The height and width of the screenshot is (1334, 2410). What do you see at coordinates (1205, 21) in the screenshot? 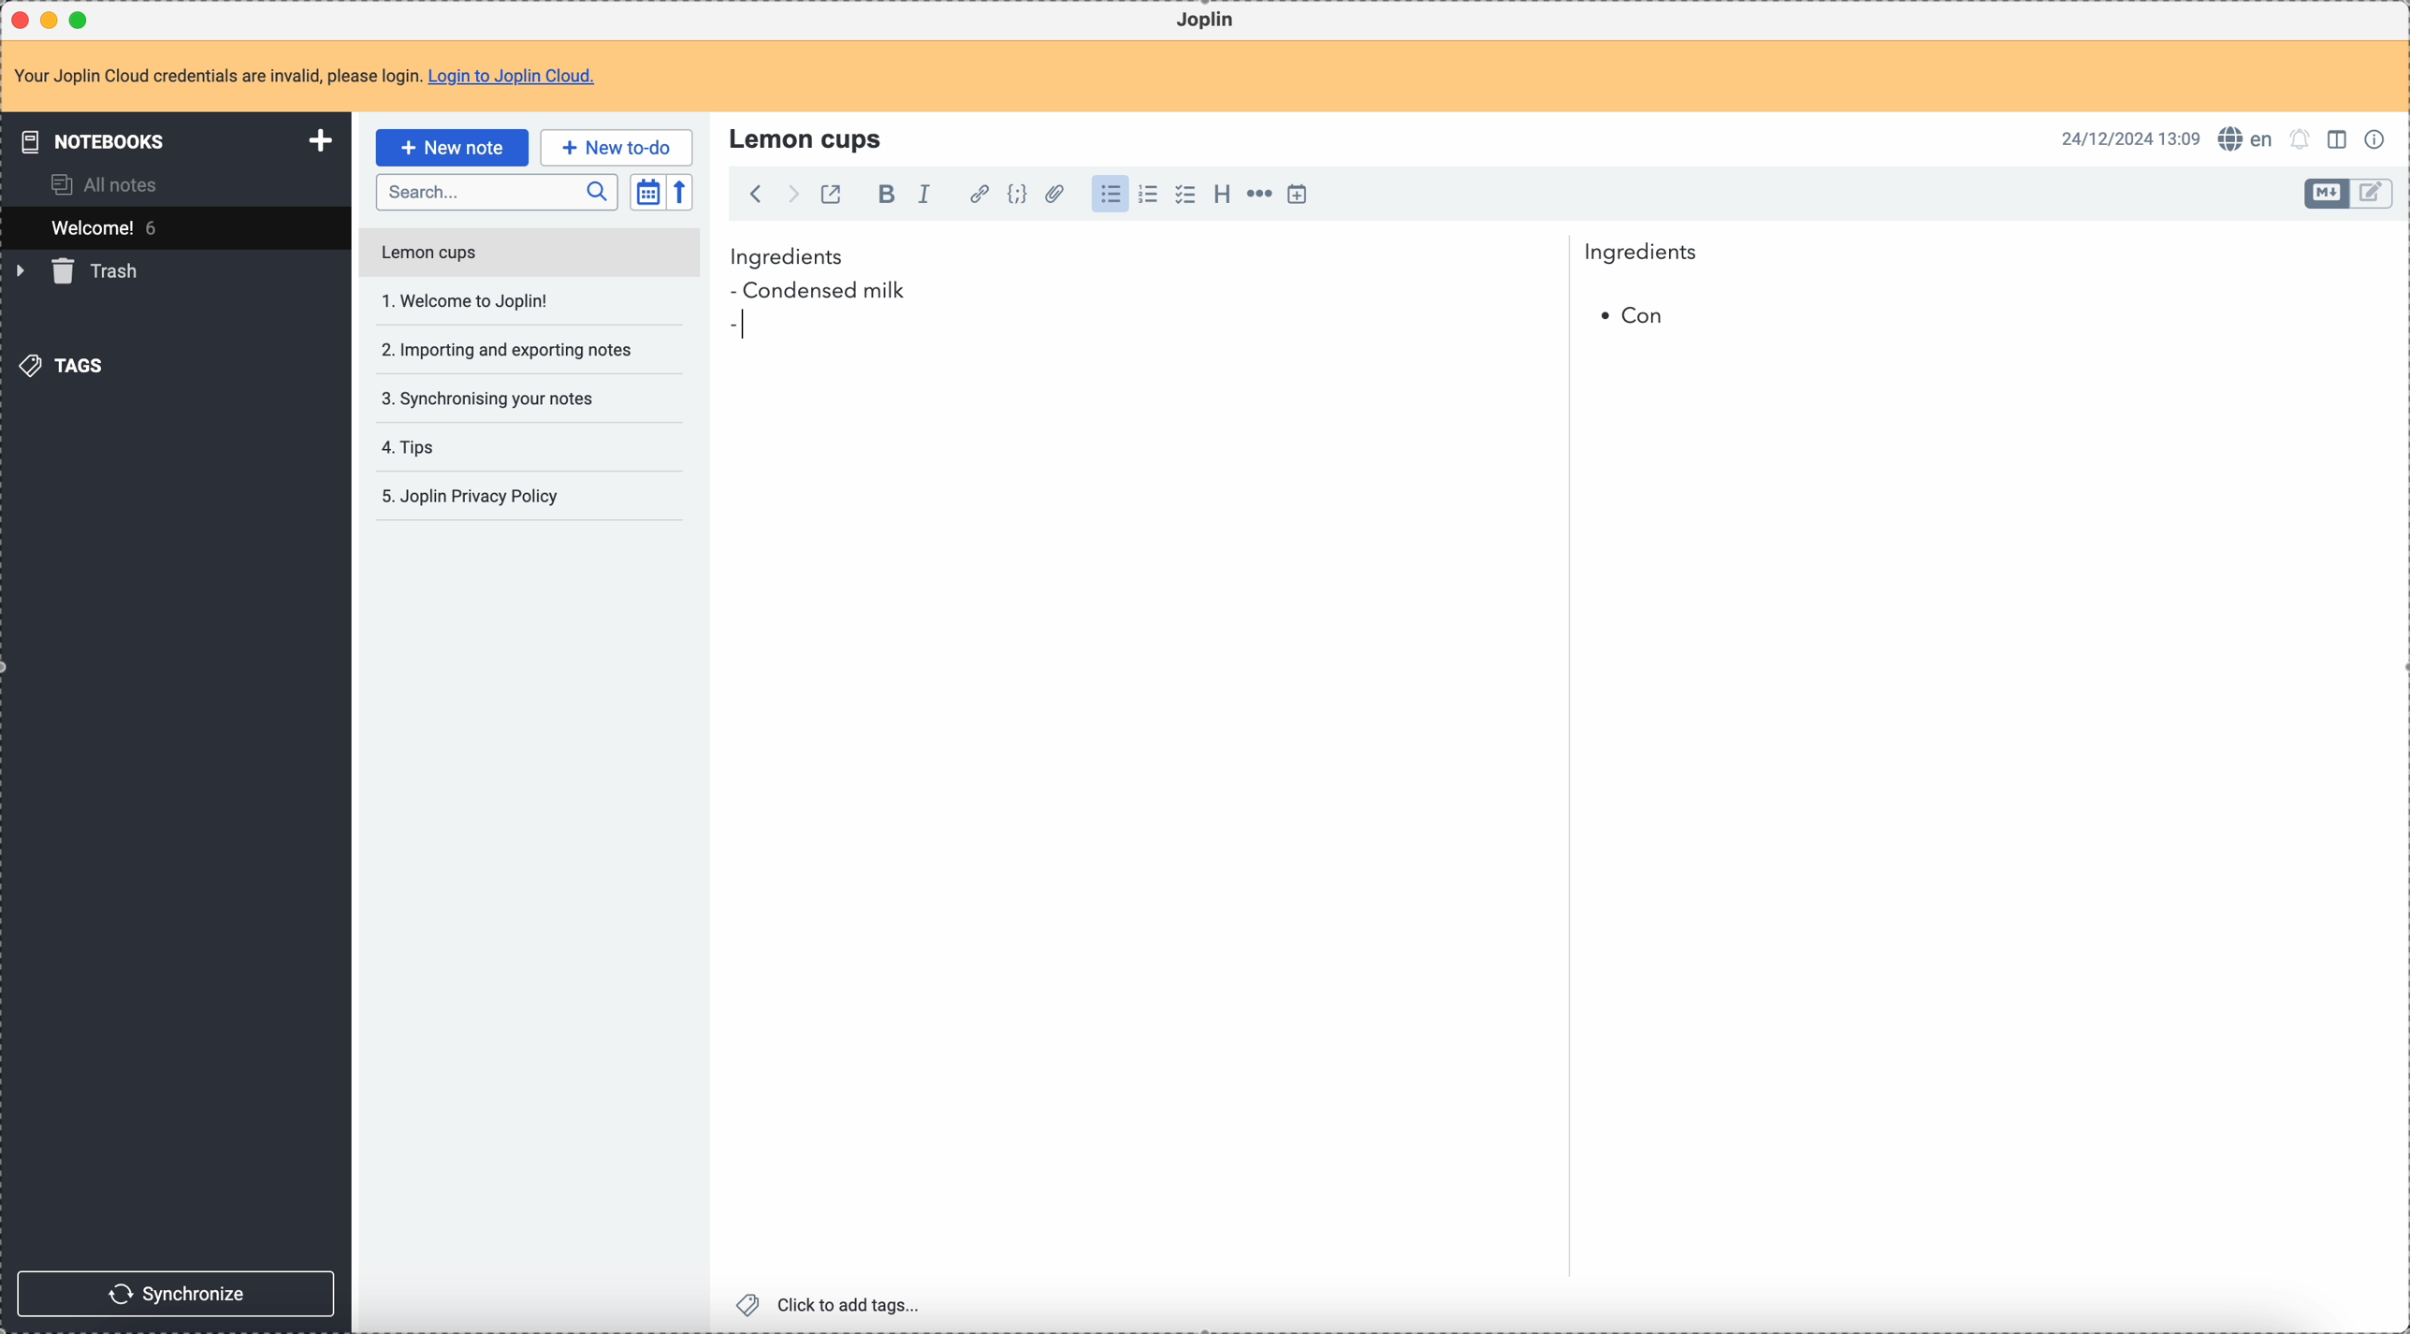
I see `Joplin` at bounding box center [1205, 21].